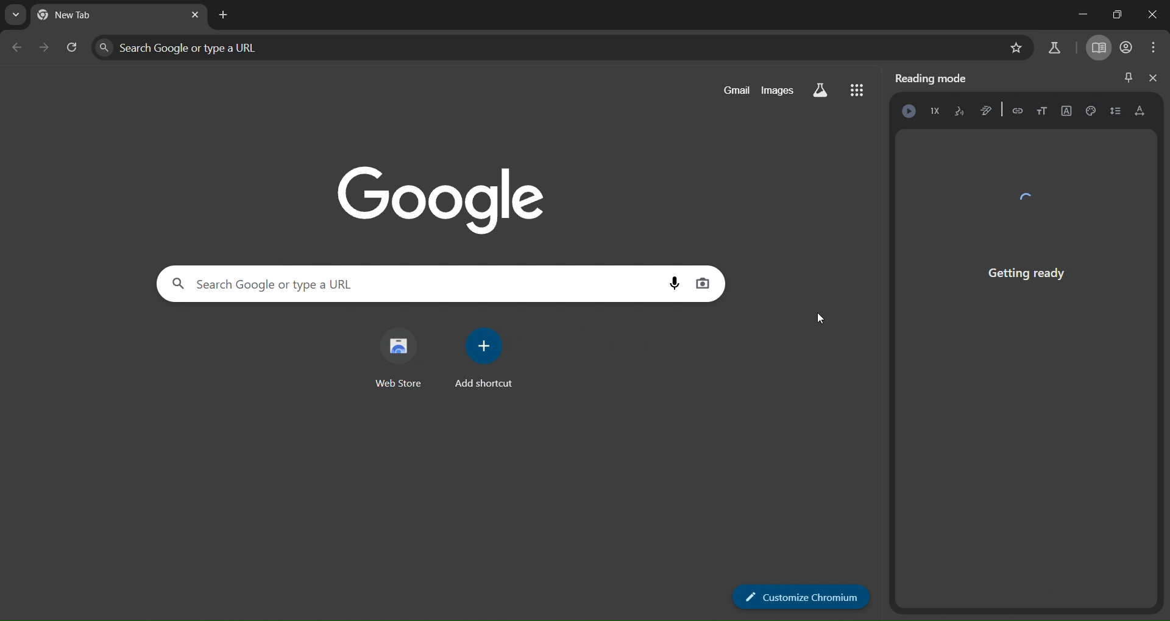 This screenshot has height=621, width=1170. I want to click on turnoff highlight, so click(987, 110).